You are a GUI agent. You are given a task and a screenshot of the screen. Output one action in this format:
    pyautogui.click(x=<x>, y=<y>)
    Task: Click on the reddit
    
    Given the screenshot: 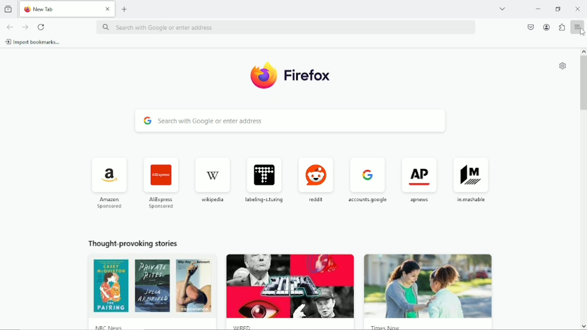 What is the action you would take?
    pyautogui.click(x=317, y=177)
    